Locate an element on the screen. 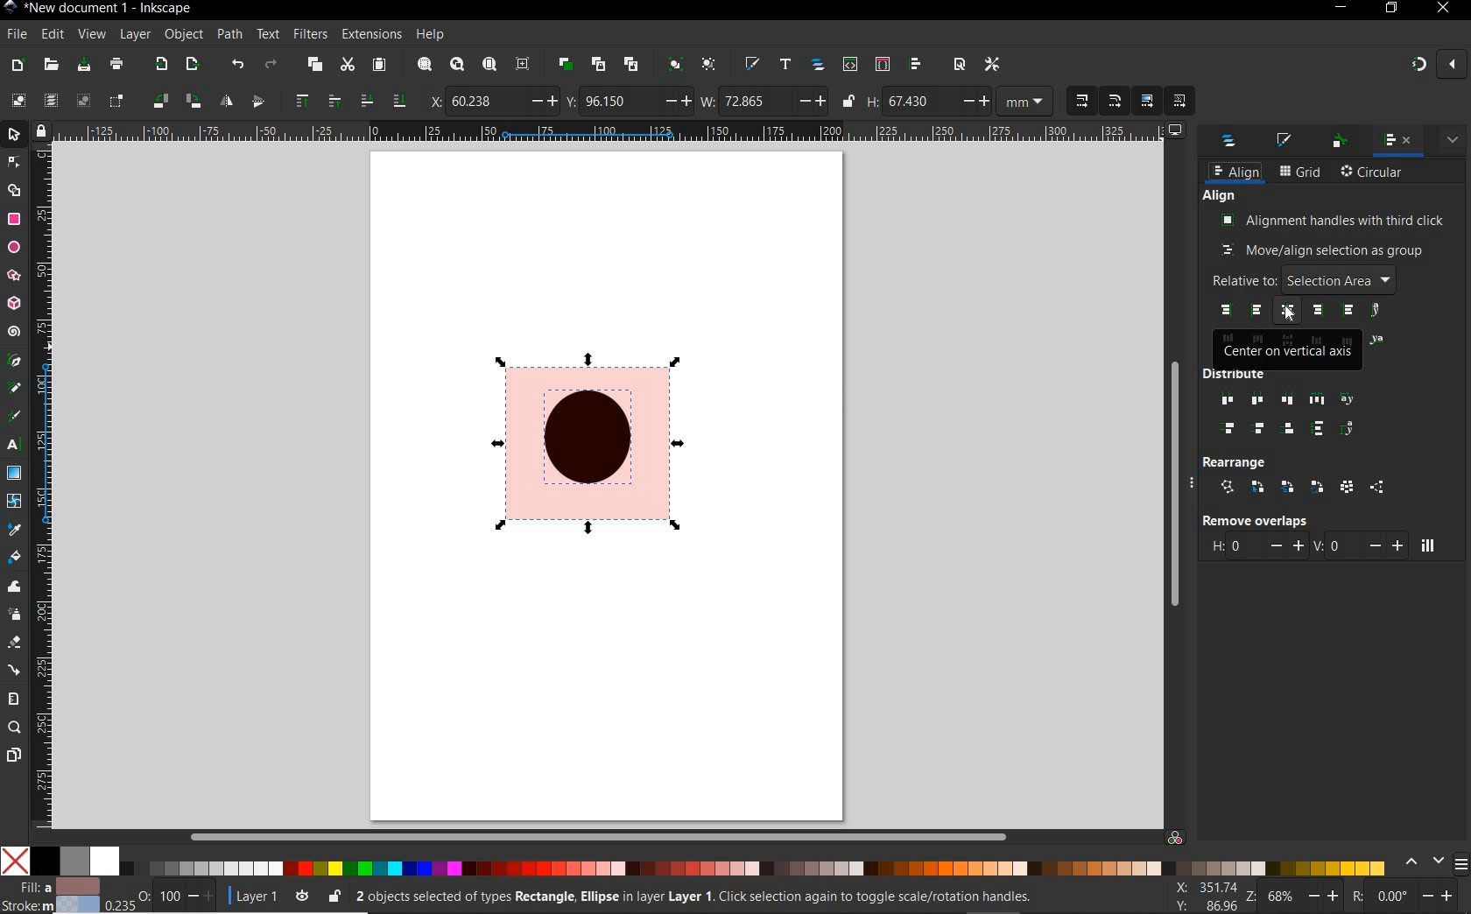 The height and width of the screenshot is (914, 1471). CURSOR is located at coordinates (1290, 315).